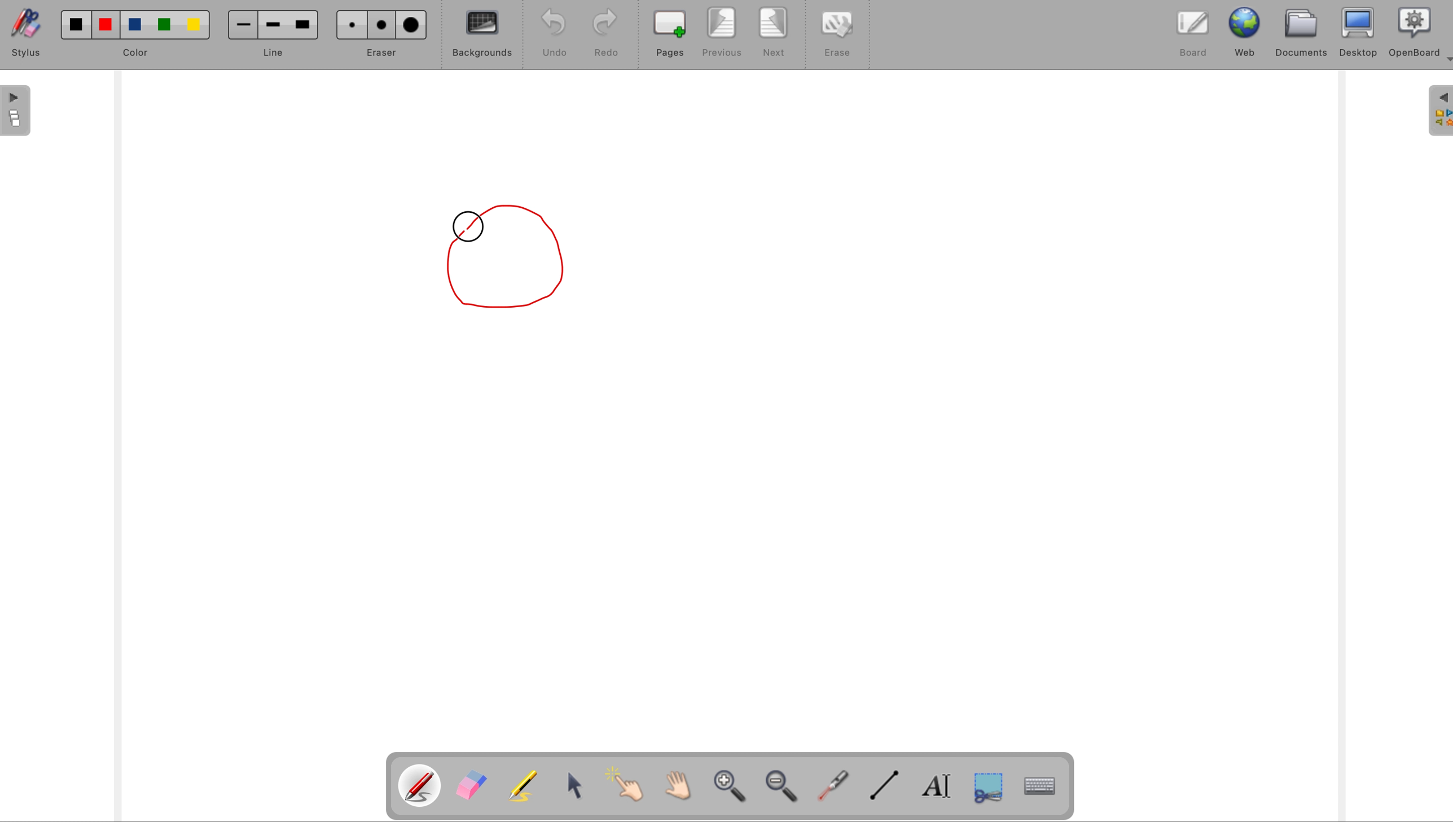 This screenshot has width=1453, height=822. What do you see at coordinates (1412, 33) in the screenshot?
I see `openboard` at bounding box center [1412, 33].